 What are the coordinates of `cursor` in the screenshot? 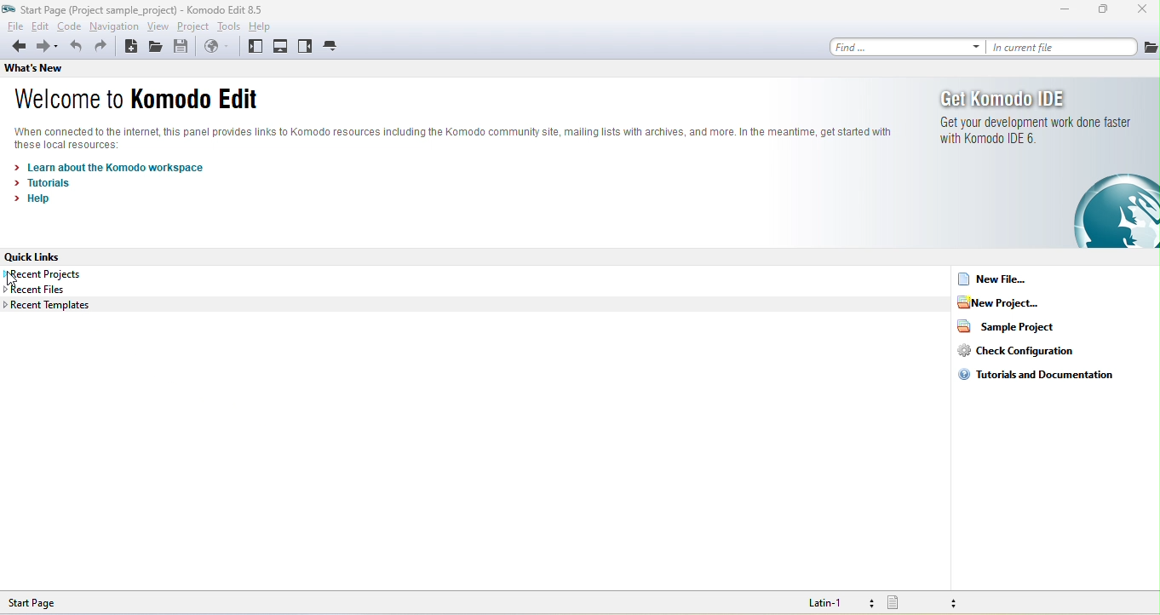 It's located at (15, 281).